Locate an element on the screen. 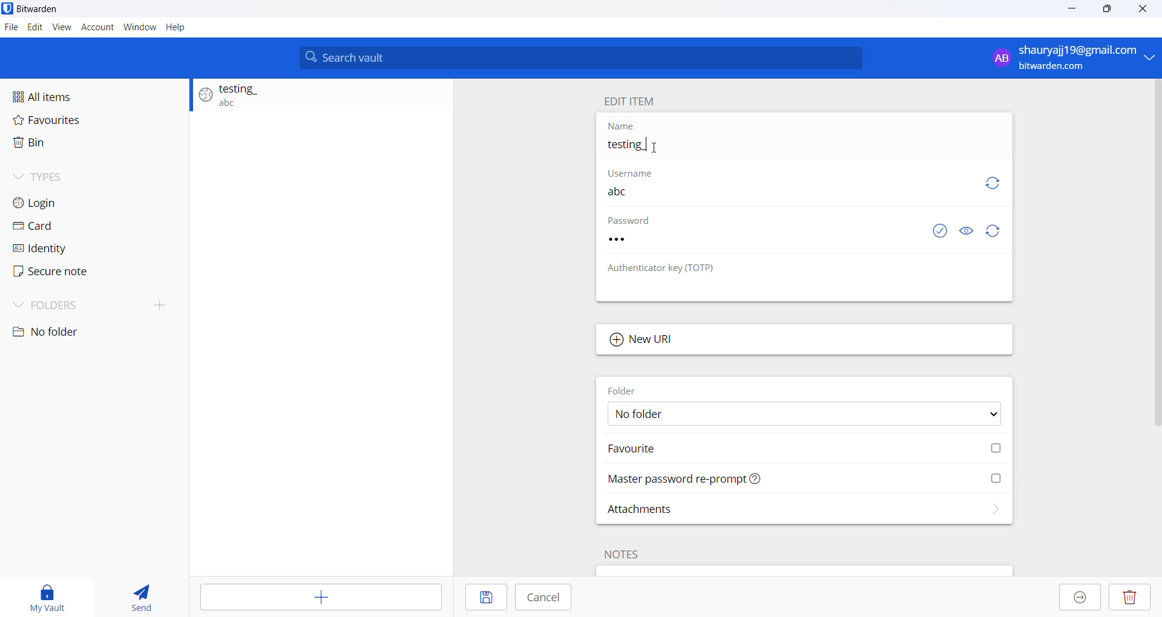 This screenshot has height=617, width=1162. Delete is located at coordinates (1129, 598).